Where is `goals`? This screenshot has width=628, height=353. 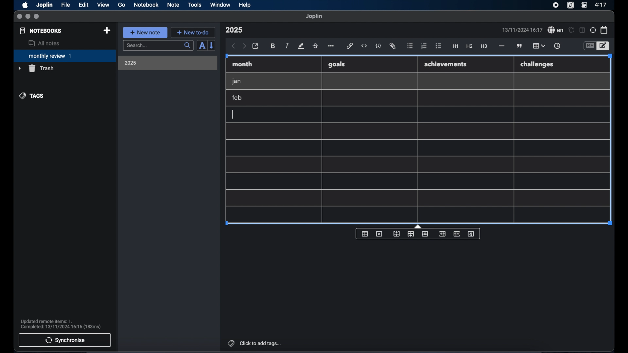
goals is located at coordinates (337, 64).